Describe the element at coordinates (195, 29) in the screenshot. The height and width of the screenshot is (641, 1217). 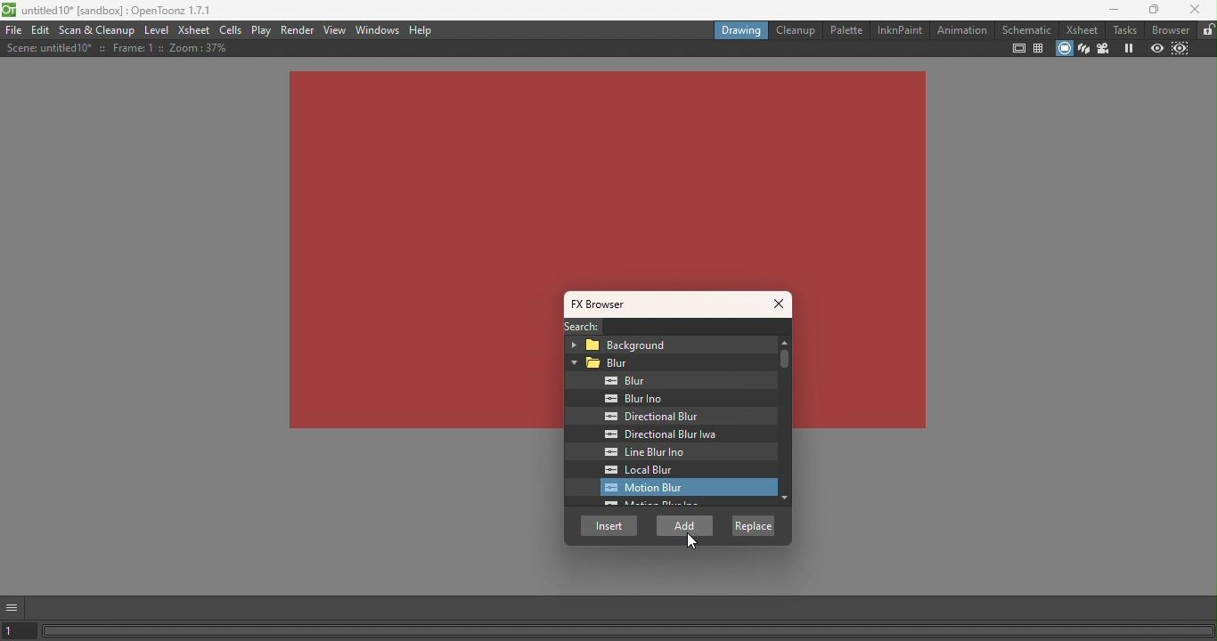
I see `Xsheet` at that location.